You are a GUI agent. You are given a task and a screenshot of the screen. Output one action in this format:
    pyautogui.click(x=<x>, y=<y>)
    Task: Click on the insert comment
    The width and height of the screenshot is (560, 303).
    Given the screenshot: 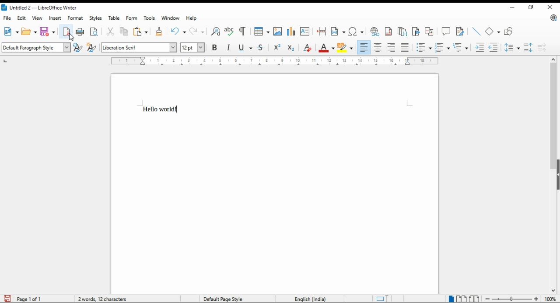 What is the action you would take?
    pyautogui.click(x=446, y=31)
    